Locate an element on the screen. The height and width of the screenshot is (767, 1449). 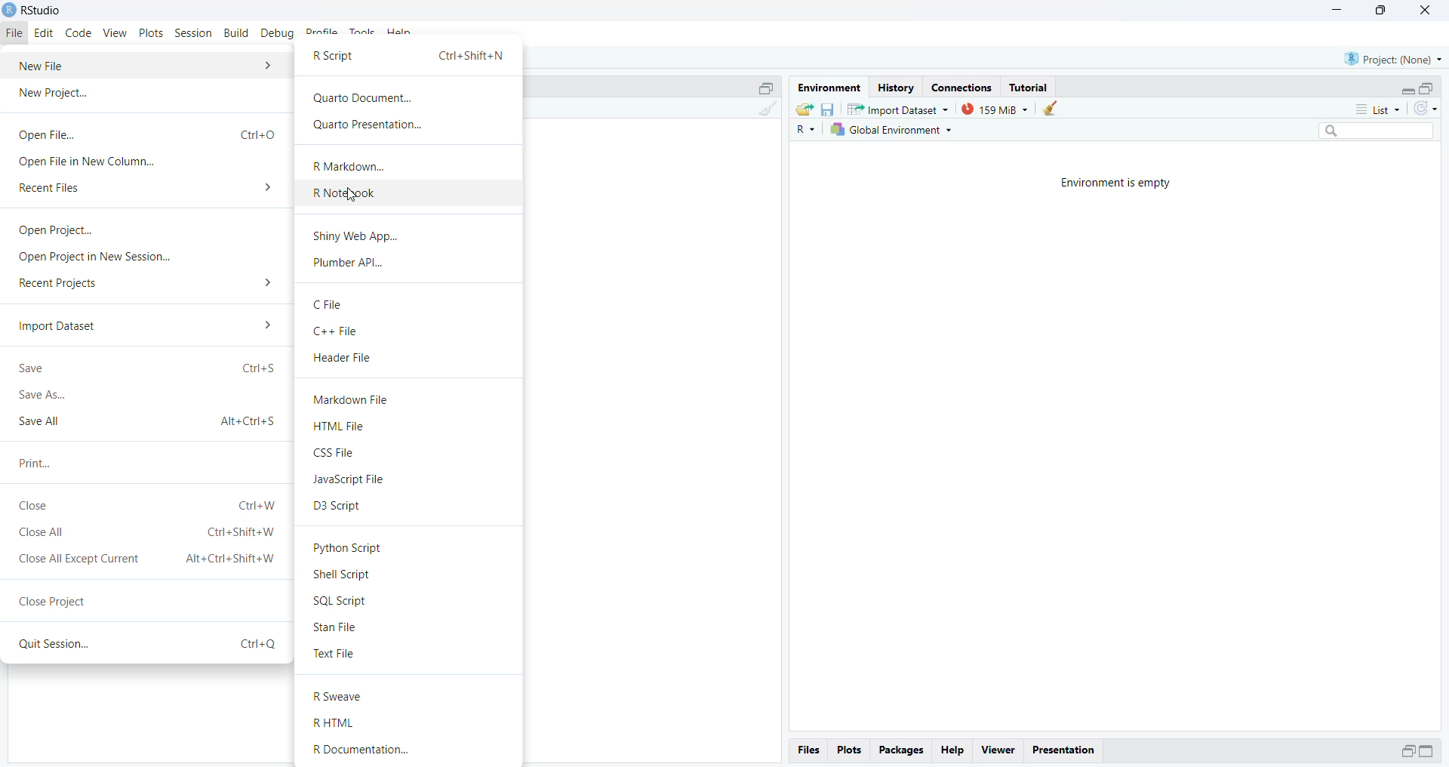
presentation is located at coordinates (1063, 749).